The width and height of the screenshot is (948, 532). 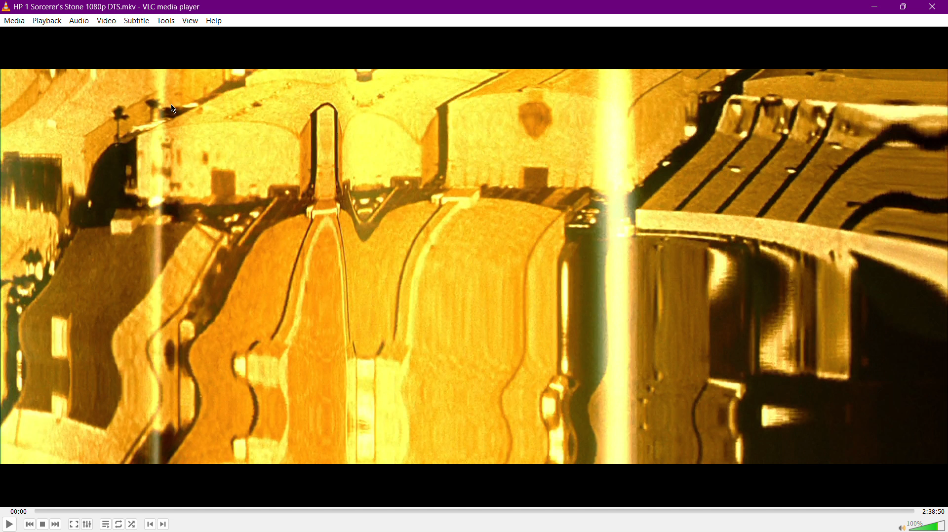 What do you see at coordinates (106, 20) in the screenshot?
I see `Video` at bounding box center [106, 20].